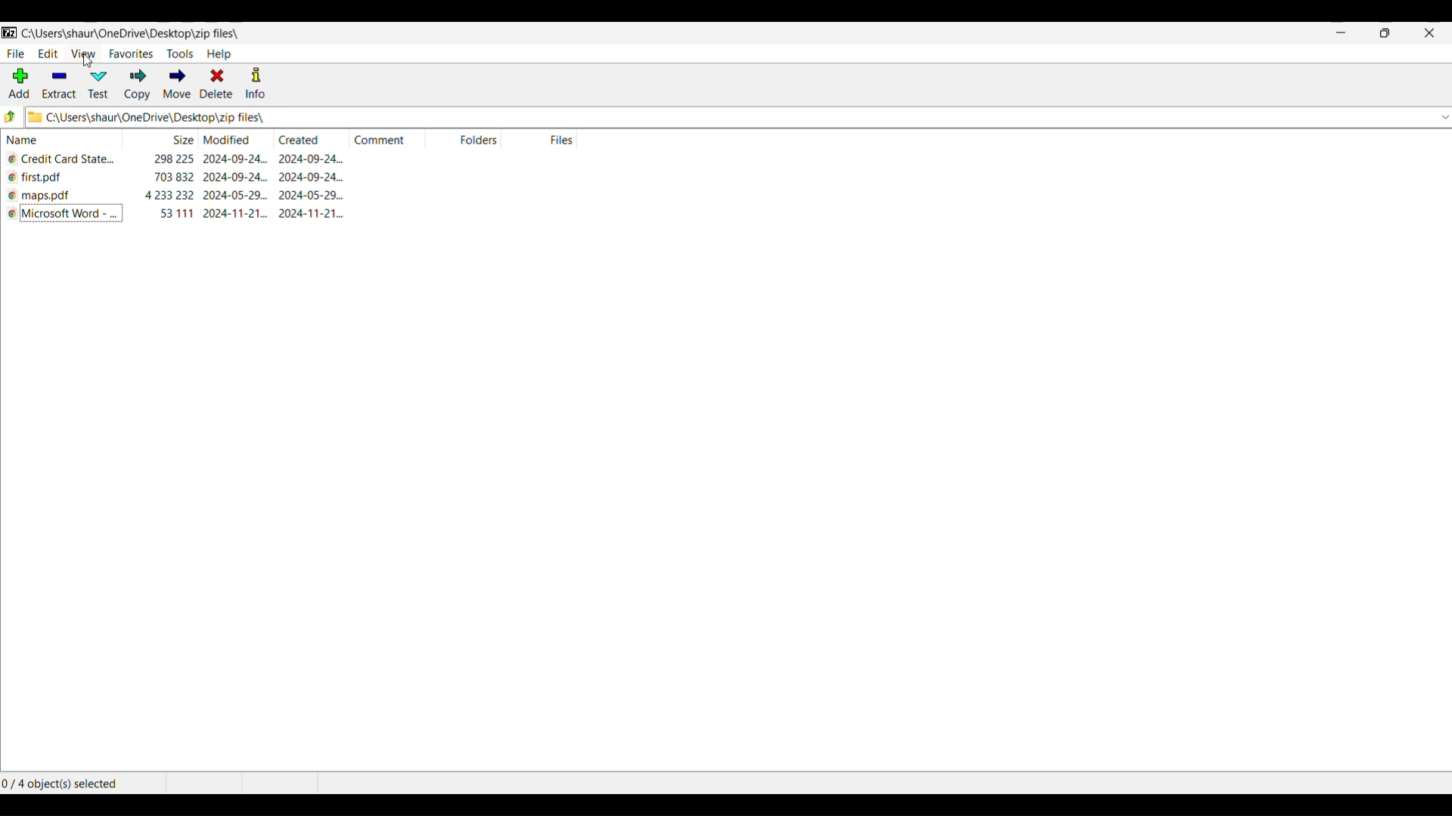 The image size is (1452, 816). I want to click on move, so click(174, 85).